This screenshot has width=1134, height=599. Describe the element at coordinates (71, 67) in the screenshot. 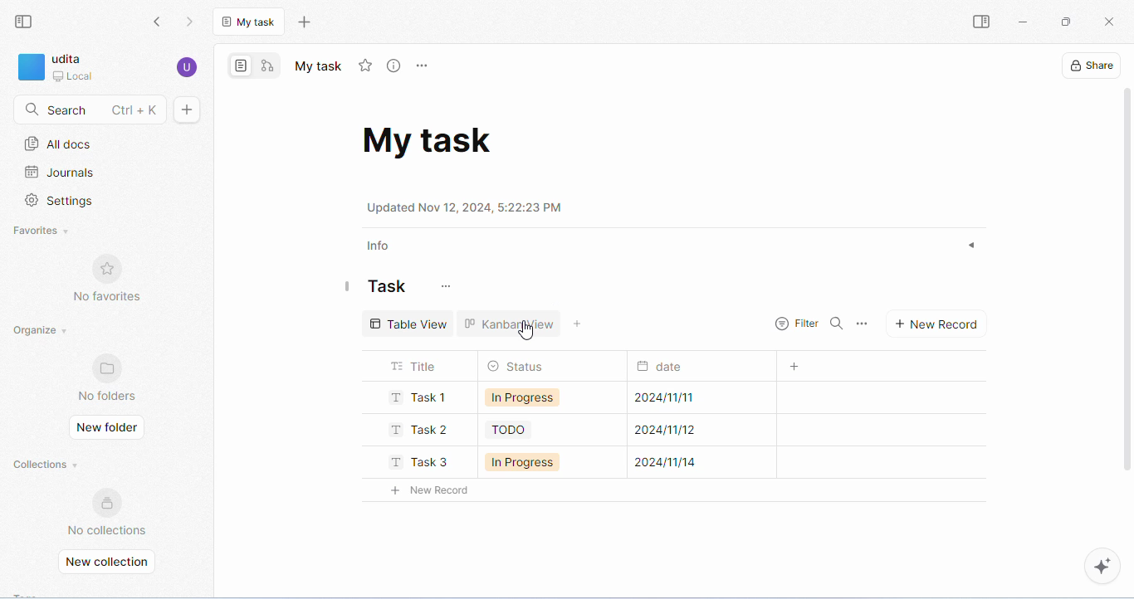

I see `workspace` at that location.